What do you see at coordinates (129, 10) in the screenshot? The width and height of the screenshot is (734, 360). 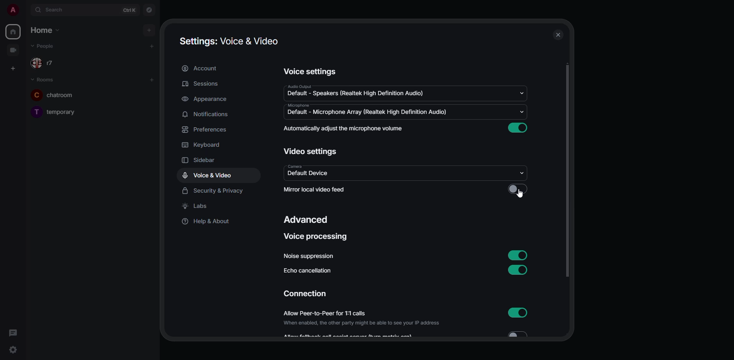 I see `ctrl K` at bounding box center [129, 10].